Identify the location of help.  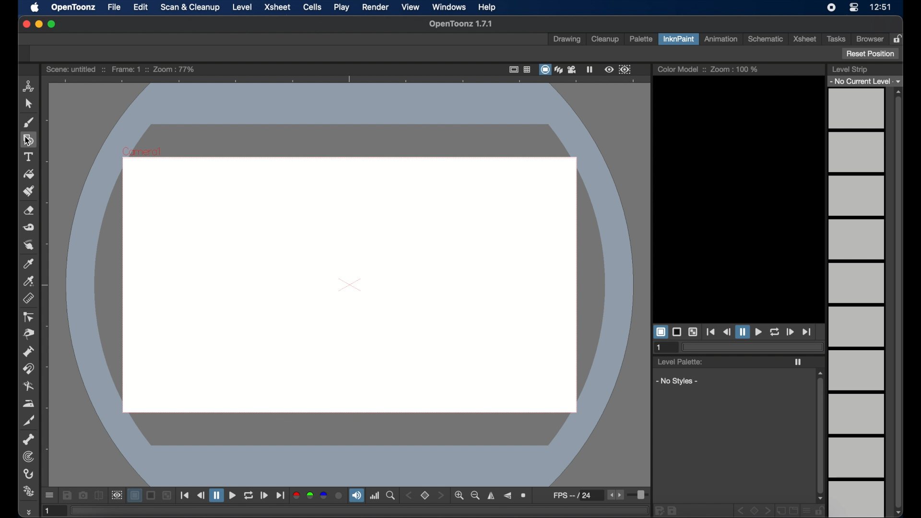
(487, 7).